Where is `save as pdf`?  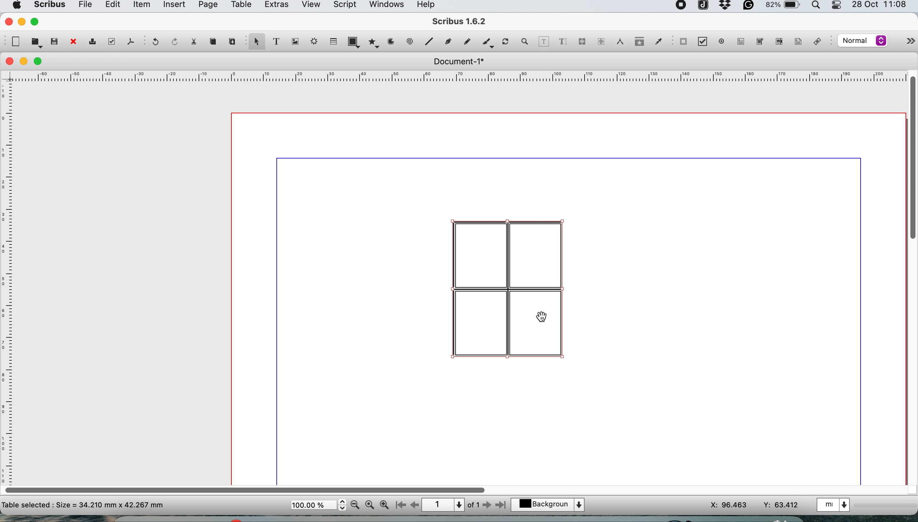 save as pdf is located at coordinates (130, 41).